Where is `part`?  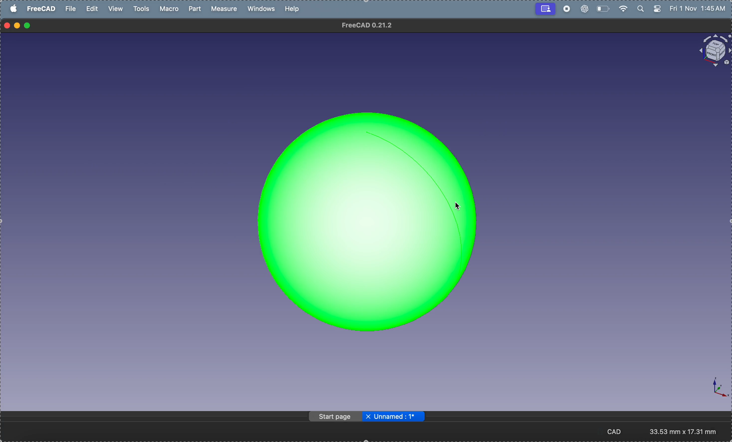
part is located at coordinates (196, 9).